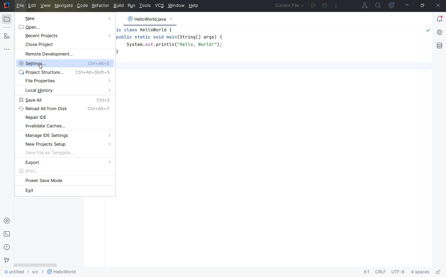 This screenshot has width=446, height=277. Describe the element at coordinates (290, 6) in the screenshot. I see `current file` at that location.